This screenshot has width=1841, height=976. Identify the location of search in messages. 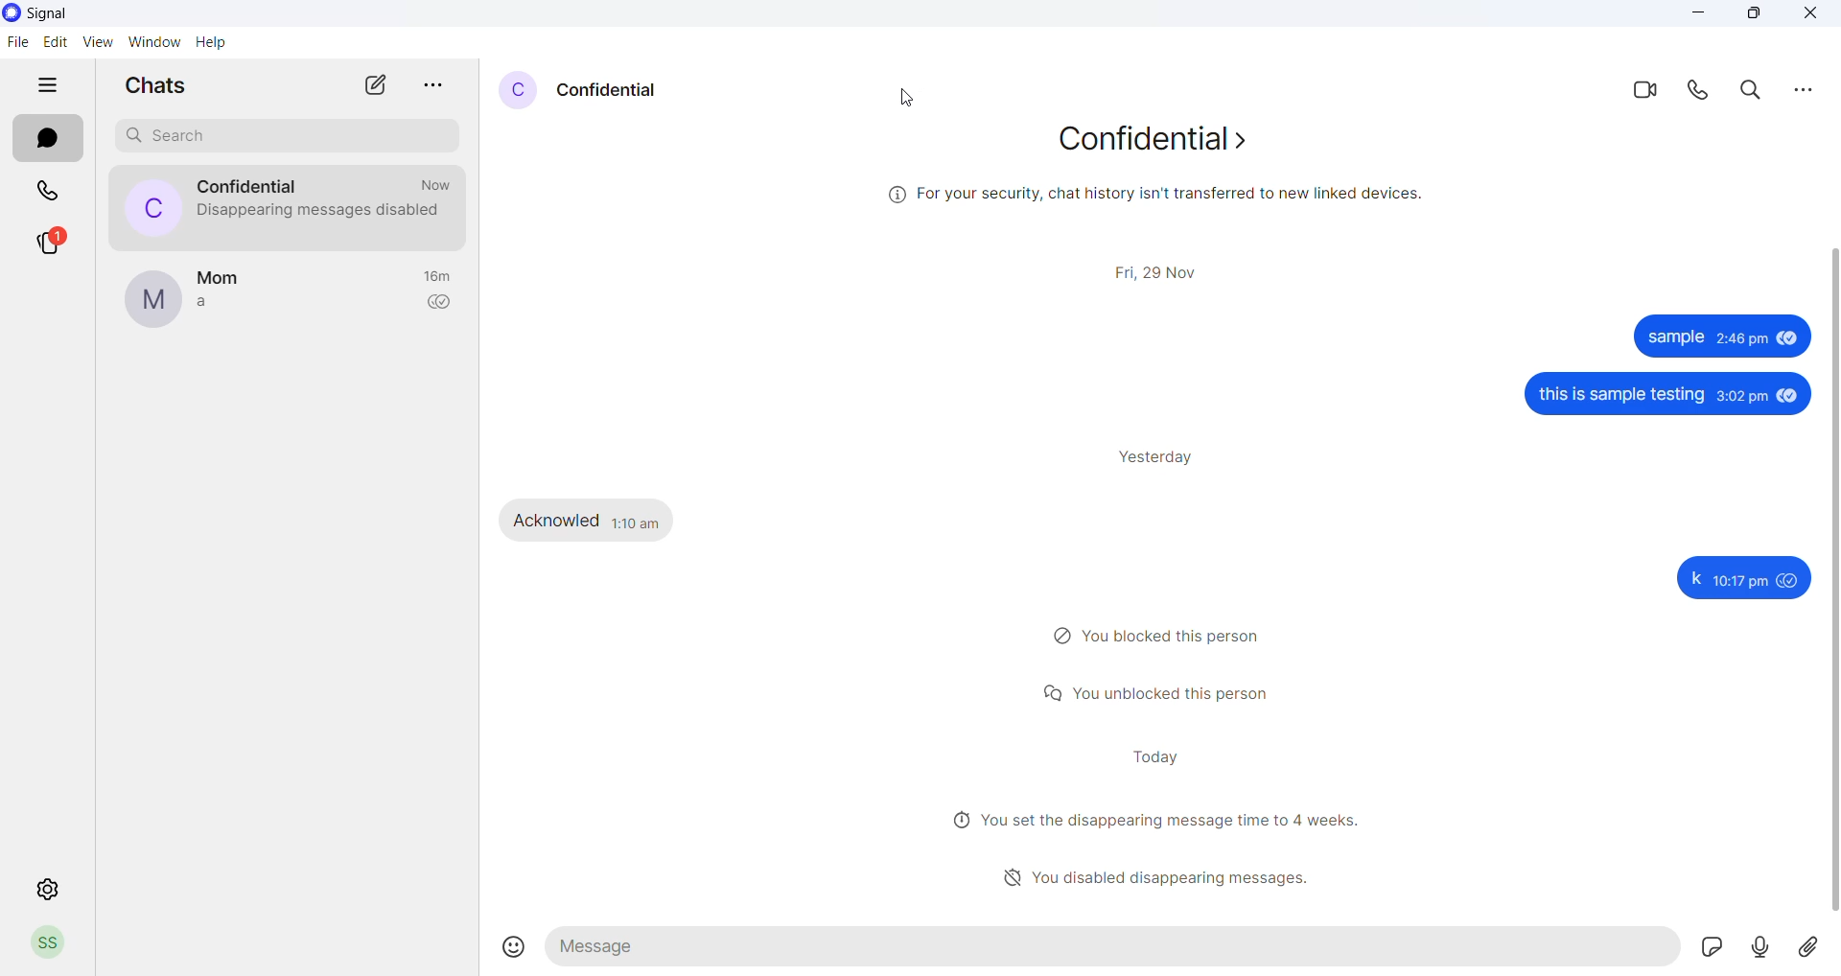
(1754, 88).